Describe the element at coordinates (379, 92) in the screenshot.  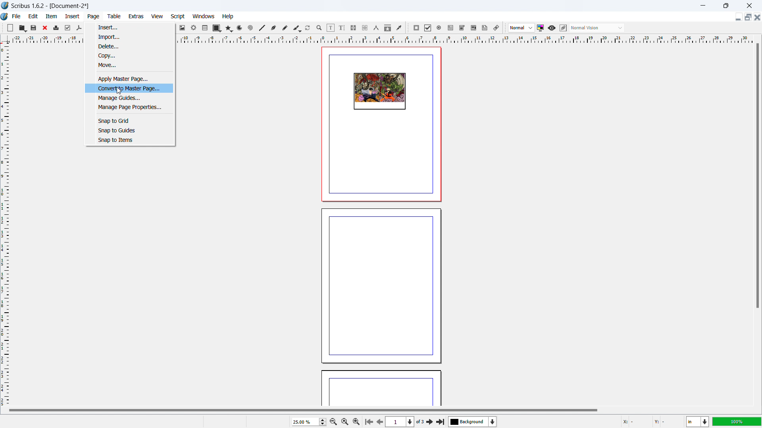
I see `page design` at that location.